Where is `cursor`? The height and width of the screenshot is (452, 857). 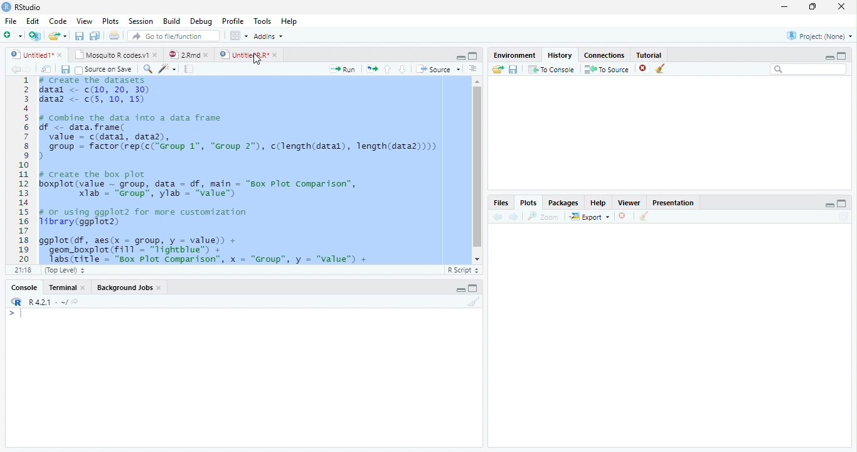
cursor is located at coordinates (257, 59).